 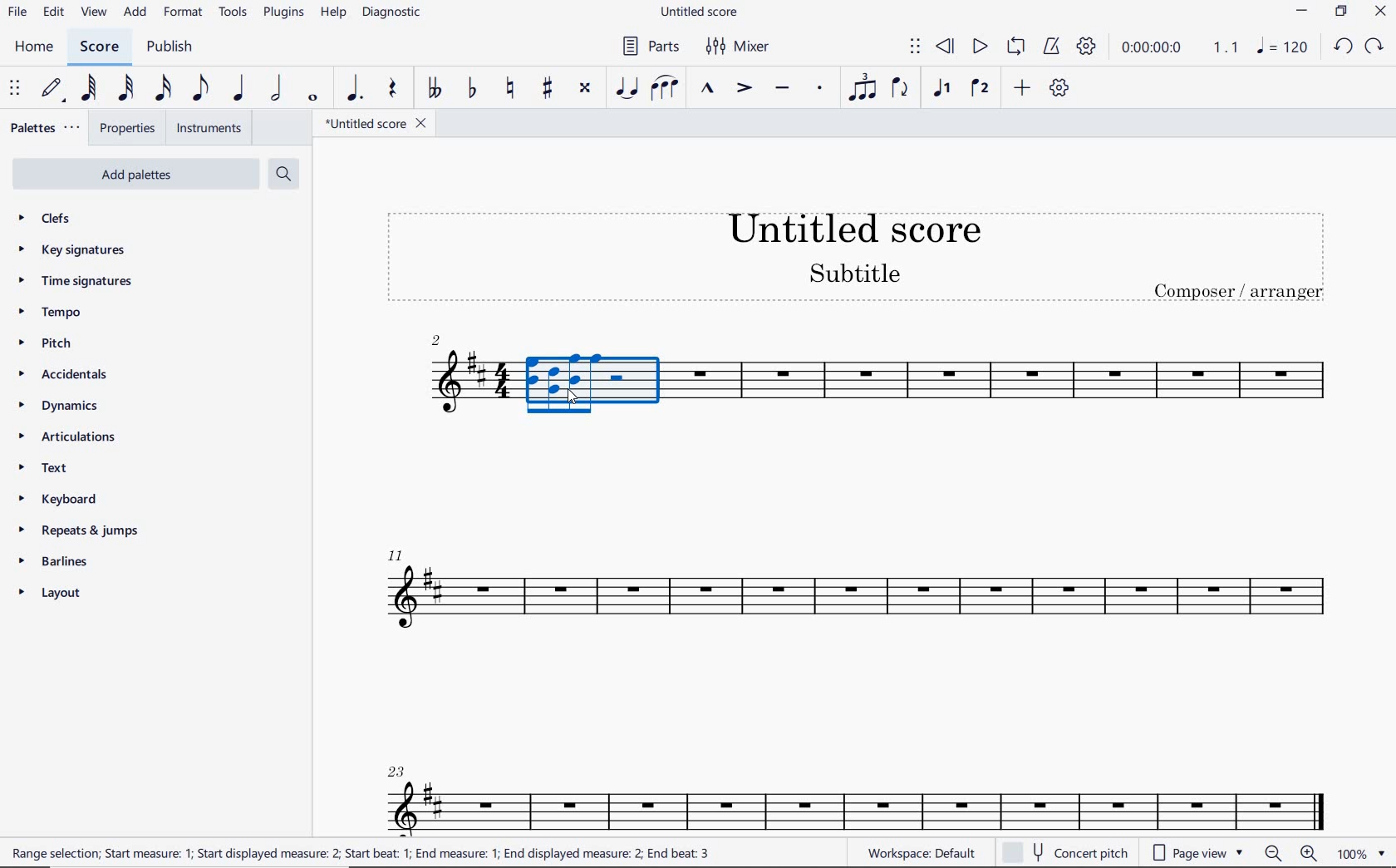 I want to click on 16TH NOTE, so click(x=161, y=89).